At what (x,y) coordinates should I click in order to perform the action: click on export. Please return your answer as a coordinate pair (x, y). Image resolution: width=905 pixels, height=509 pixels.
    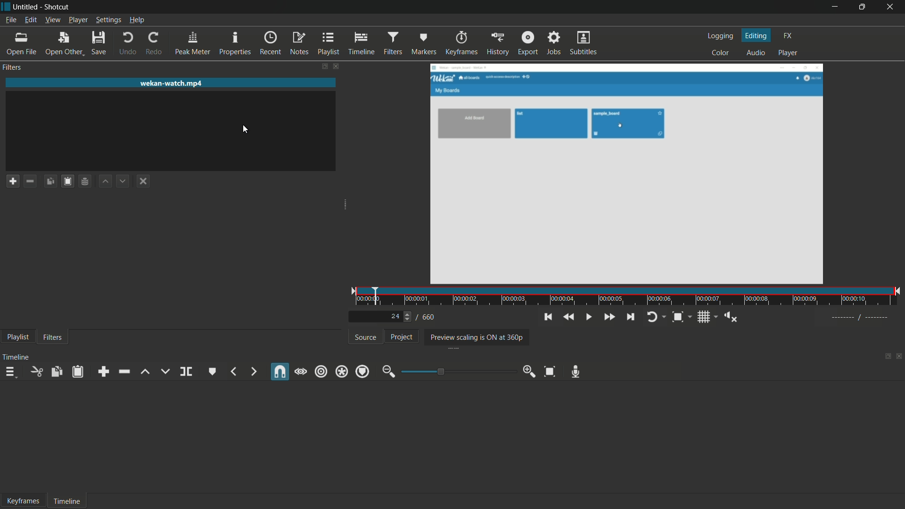
    Looking at the image, I should click on (529, 44).